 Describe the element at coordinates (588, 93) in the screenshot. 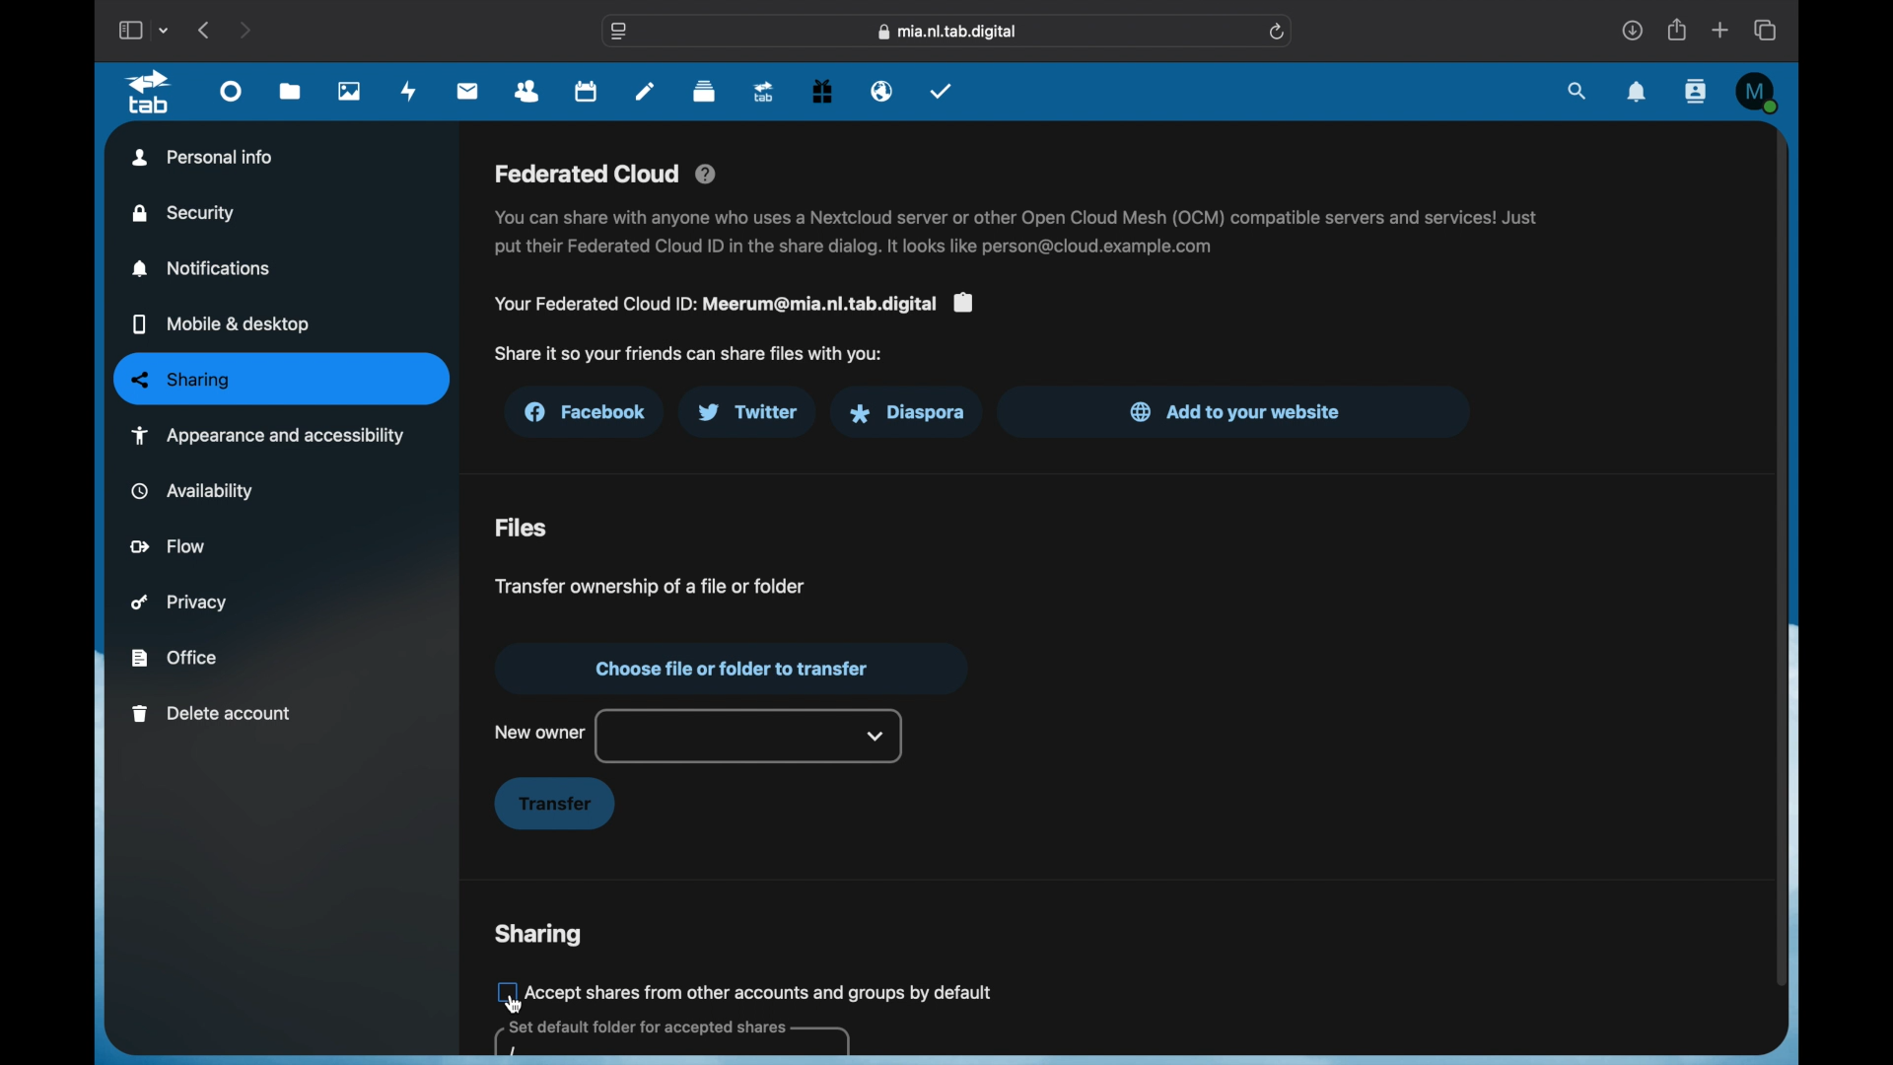

I see `calendar` at that location.